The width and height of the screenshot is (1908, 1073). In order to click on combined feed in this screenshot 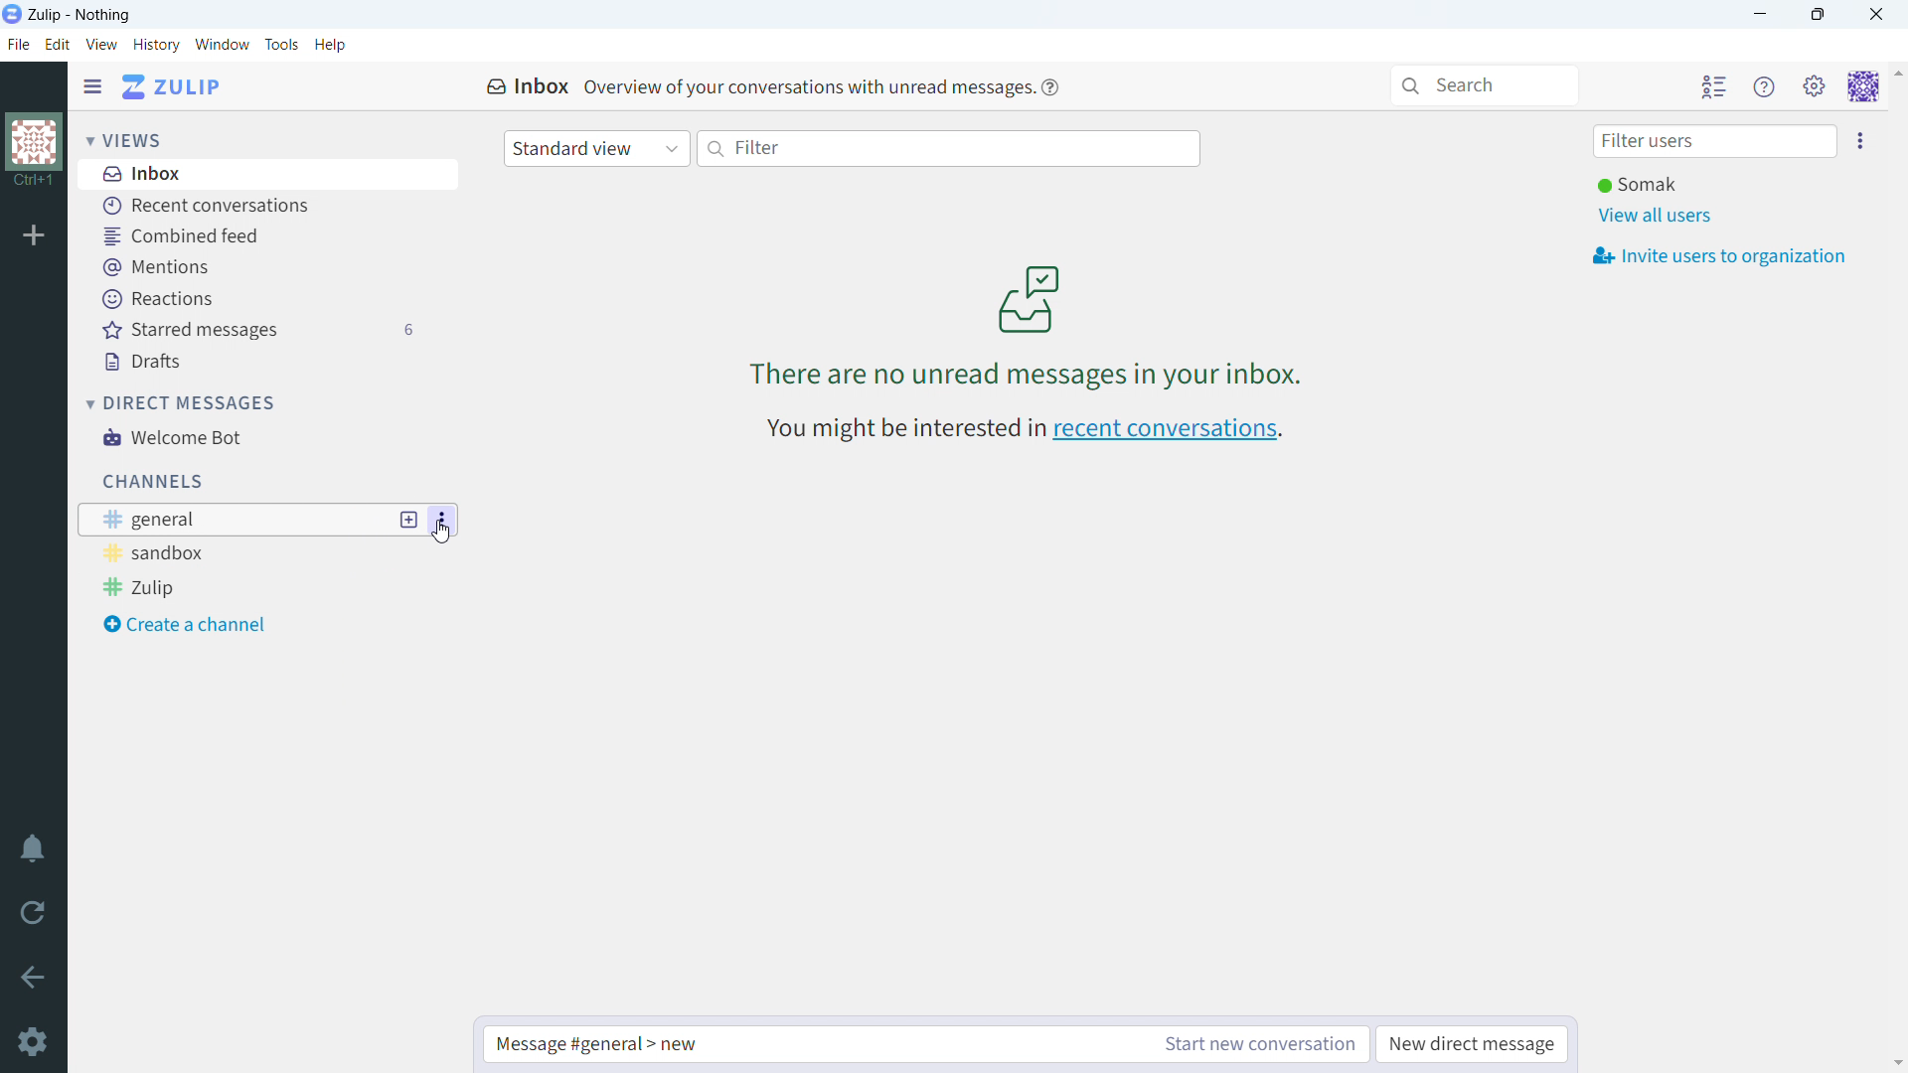, I will do `click(254, 237)`.